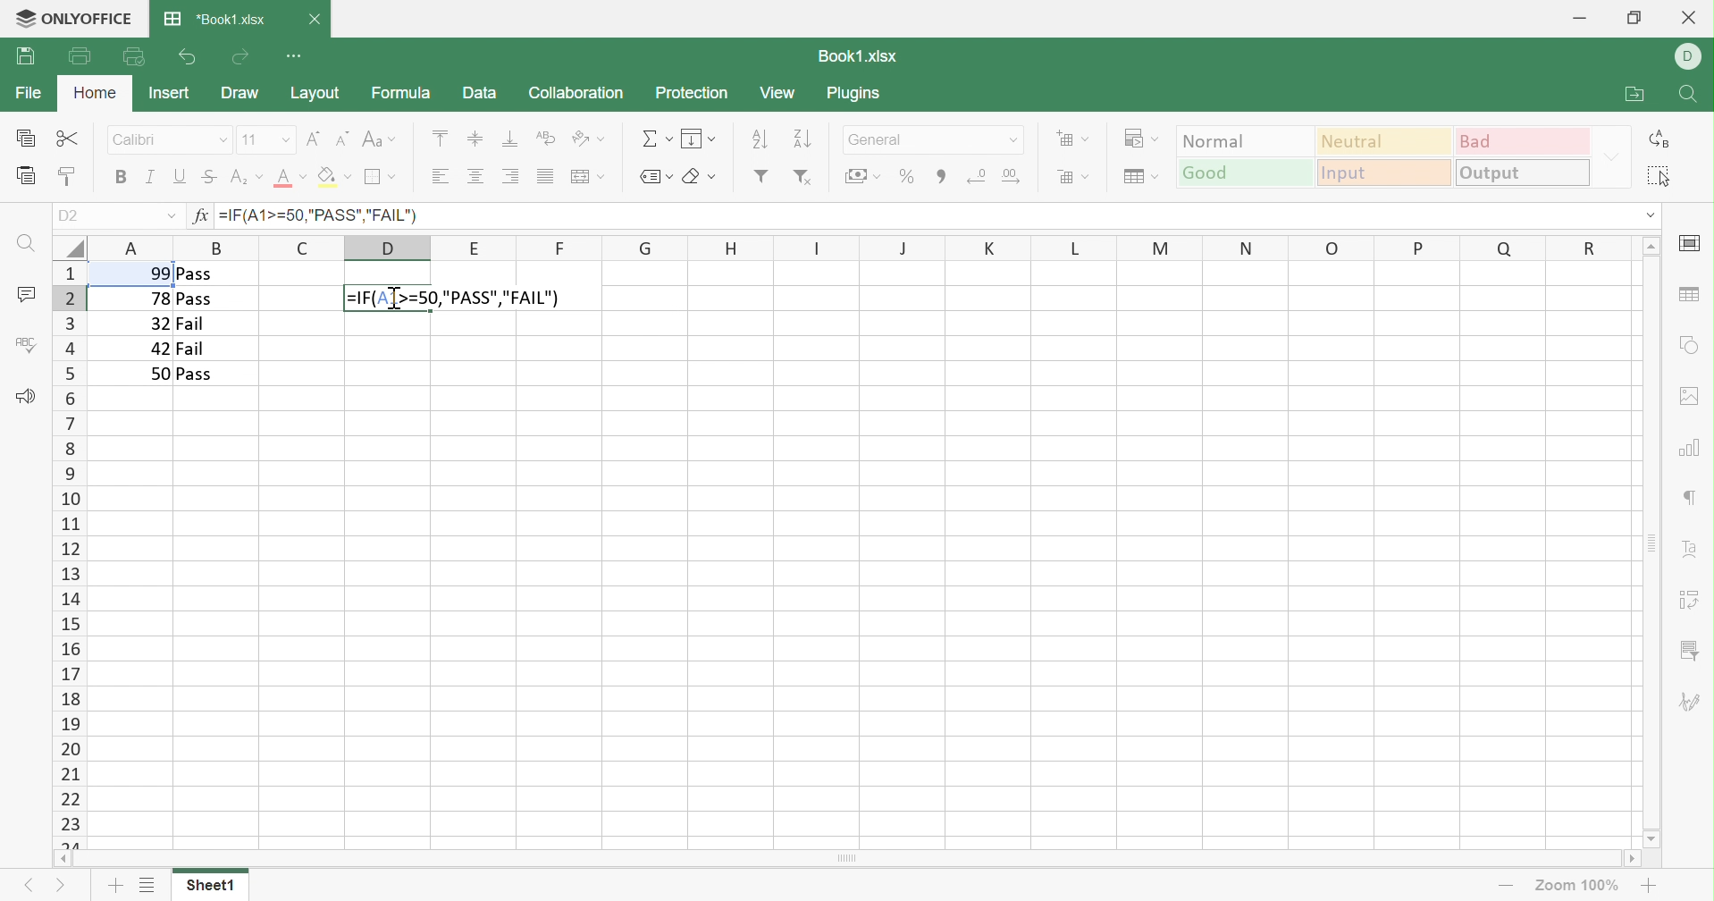 The width and height of the screenshot is (1714, 901). Describe the element at coordinates (856, 96) in the screenshot. I see `Plugins` at that location.